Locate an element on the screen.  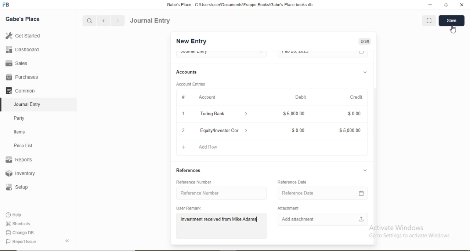
full screen is located at coordinates (446, 5).